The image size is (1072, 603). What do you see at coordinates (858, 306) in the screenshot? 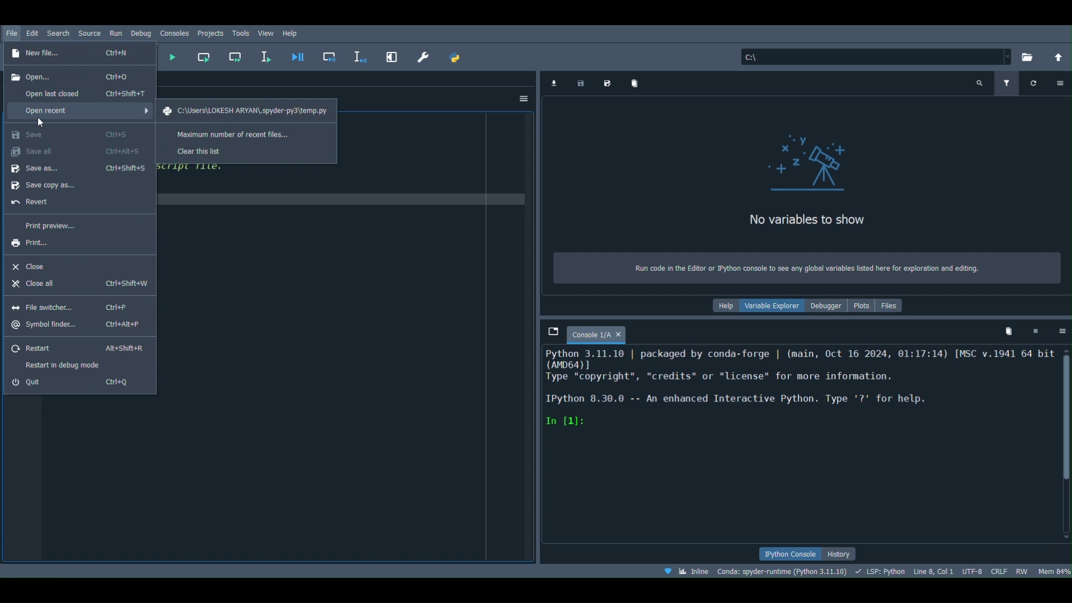
I see `Plots` at bounding box center [858, 306].